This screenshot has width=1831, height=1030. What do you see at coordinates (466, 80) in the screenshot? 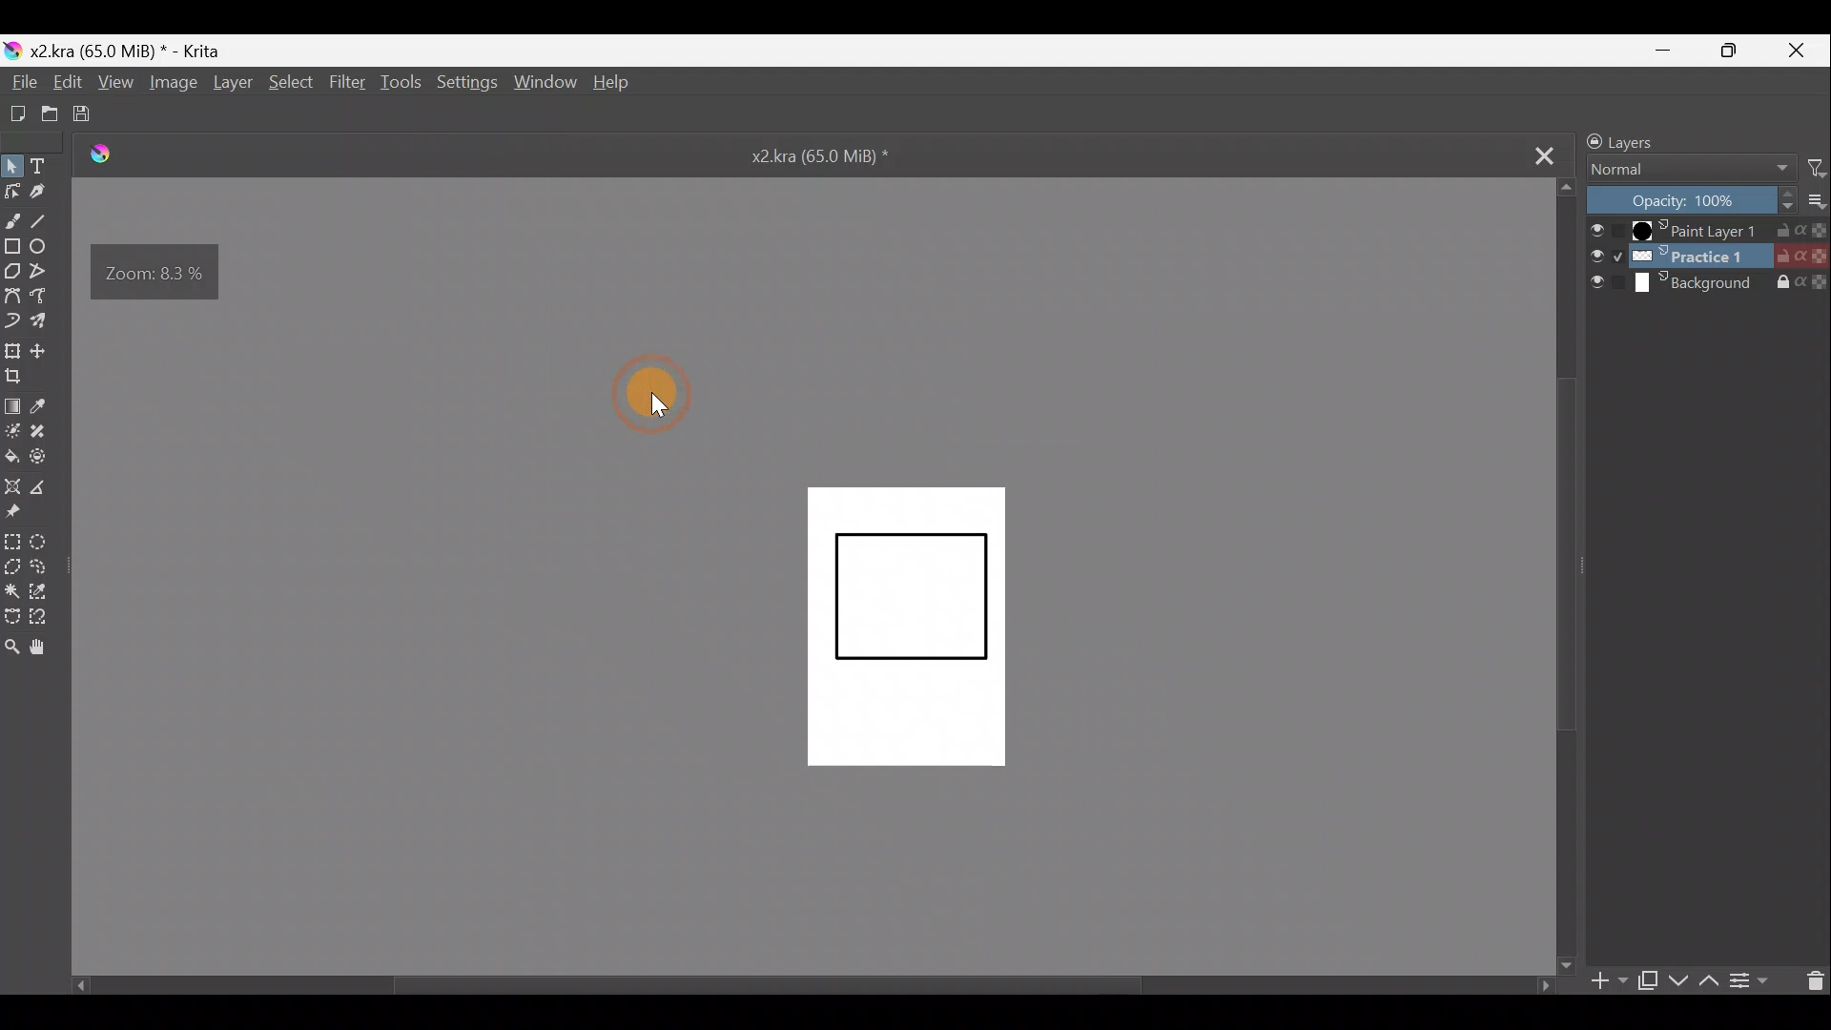
I see `Settings` at bounding box center [466, 80].